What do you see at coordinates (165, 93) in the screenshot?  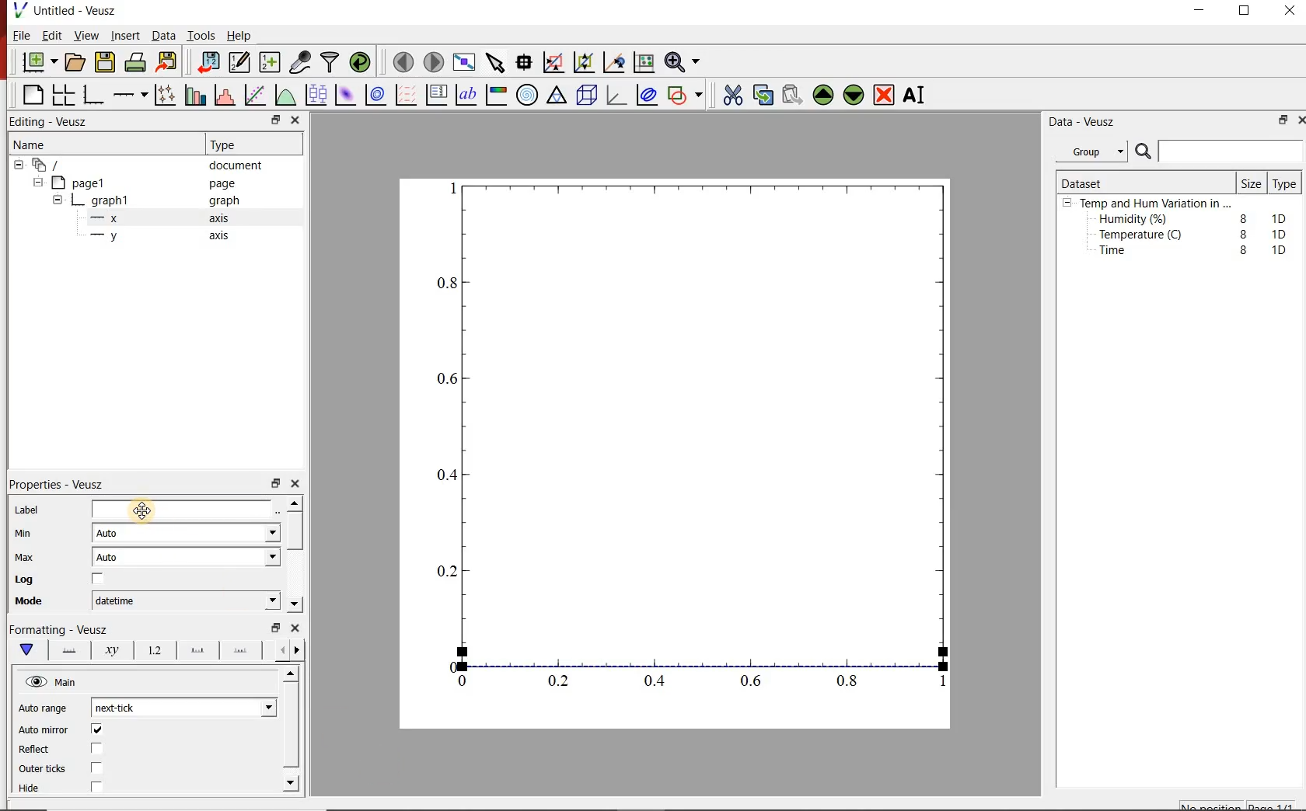 I see `Plot points with lines and error bars` at bounding box center [165, 93].